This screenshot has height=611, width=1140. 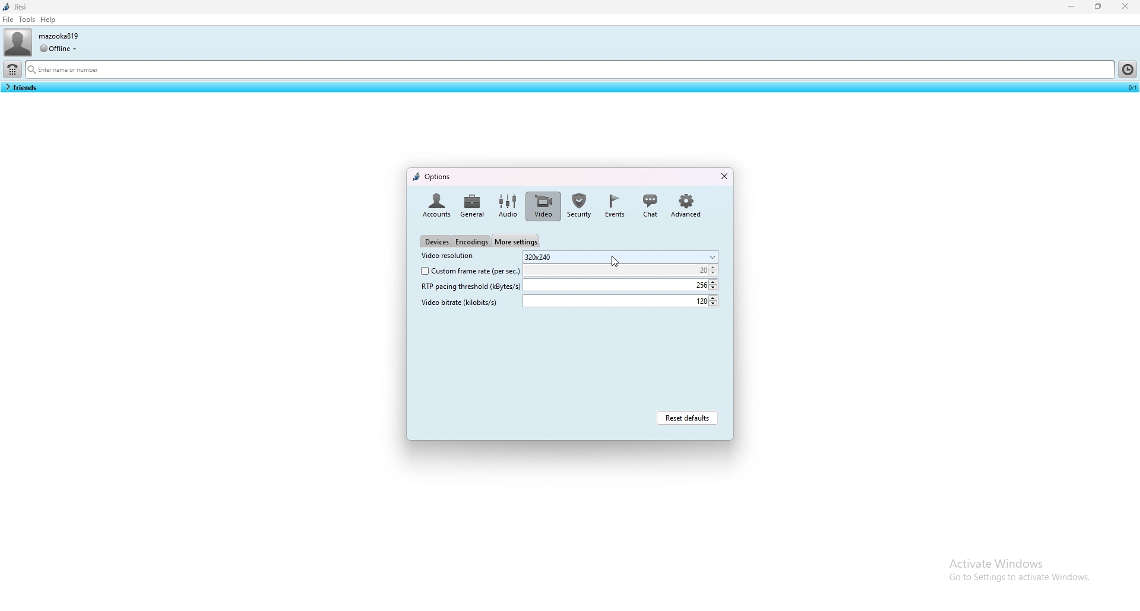 I want to click on Accounts, so click(x=435, y=204).